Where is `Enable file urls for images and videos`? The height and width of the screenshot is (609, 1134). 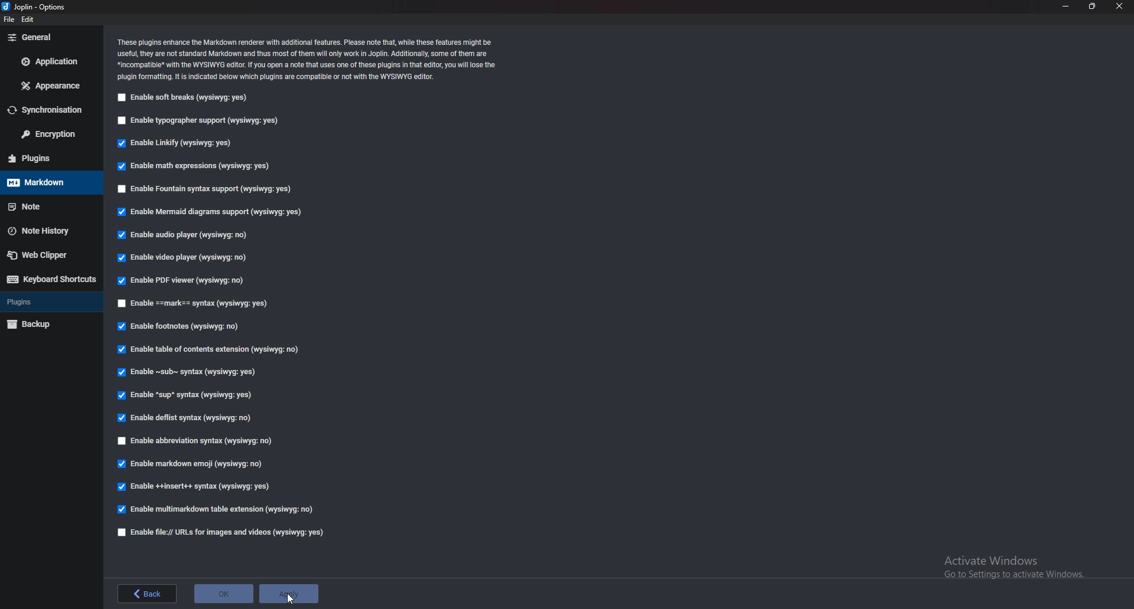
Enable file urls for images and videos is located at coordinates (222, 533).